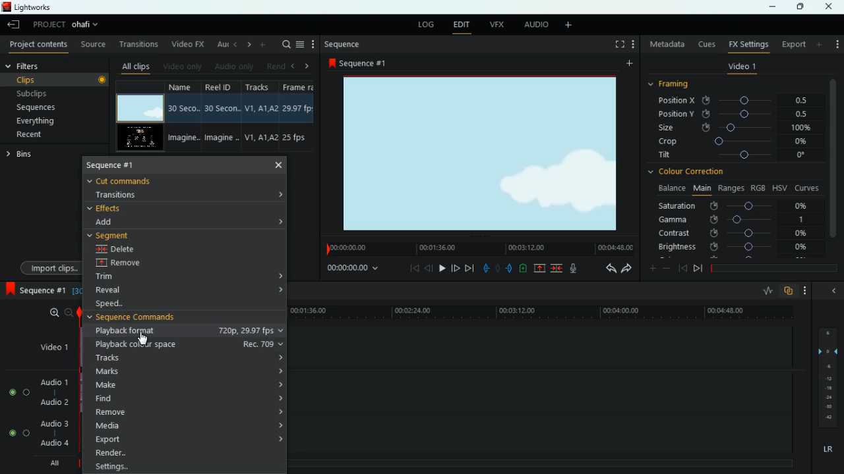  Describe the element at coordinates (123, 250) in the screenshot. I see `delete` at that location.